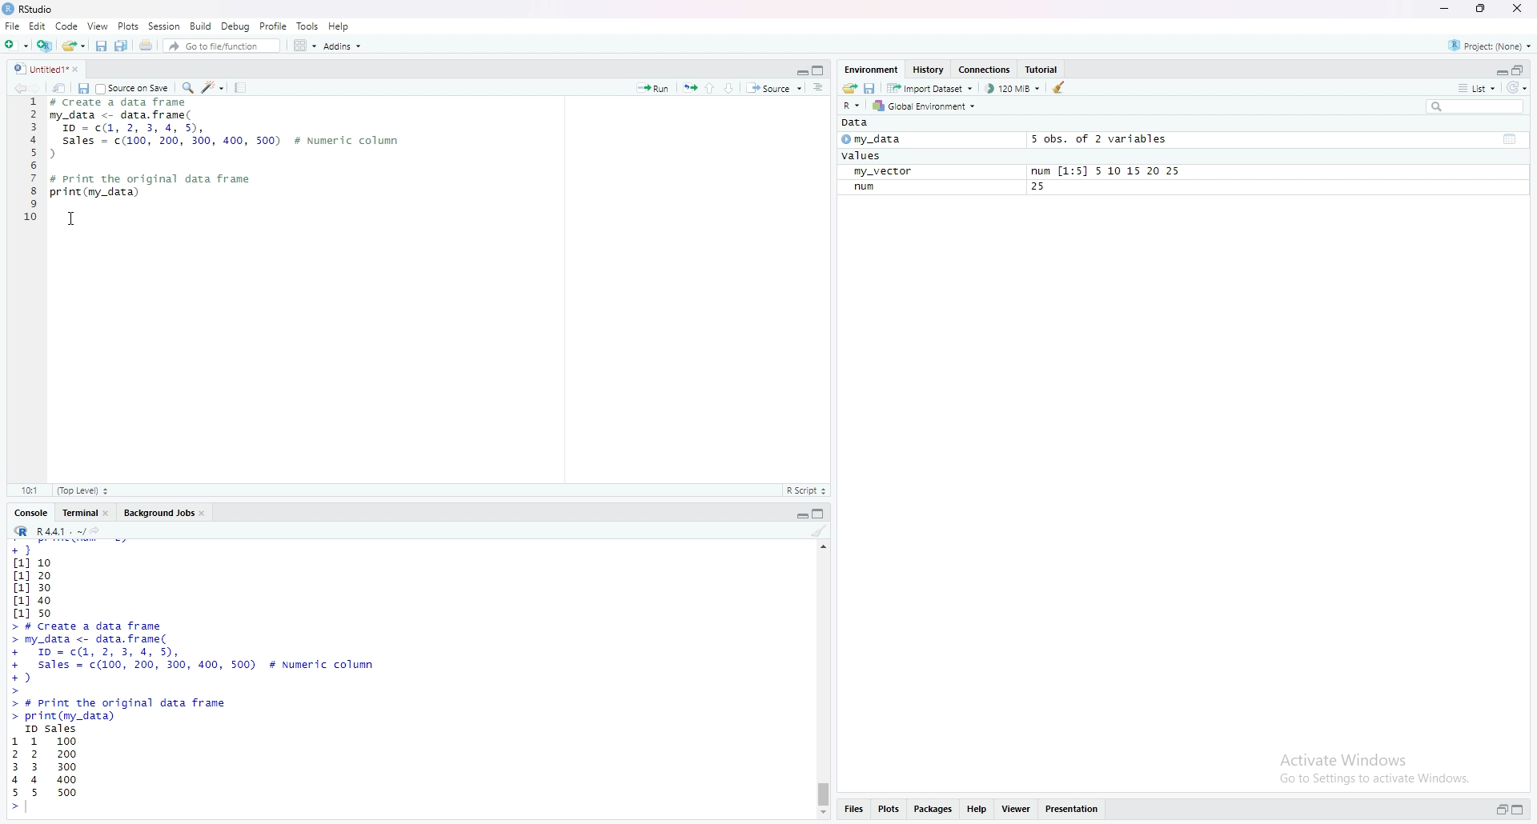  Describe the element at coordinates (28, 491) in the screenshot. I see `10:1` at that location.